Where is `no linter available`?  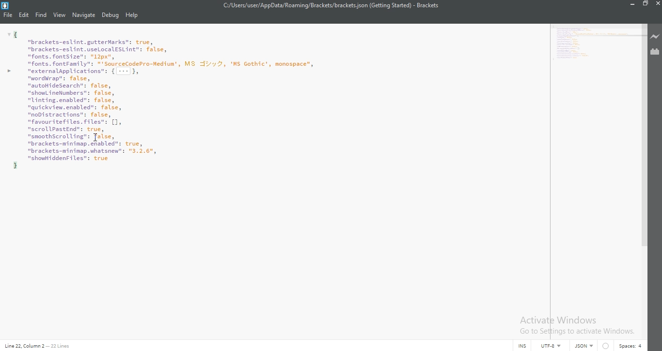 no linter available is located at coordinates (606, 346).